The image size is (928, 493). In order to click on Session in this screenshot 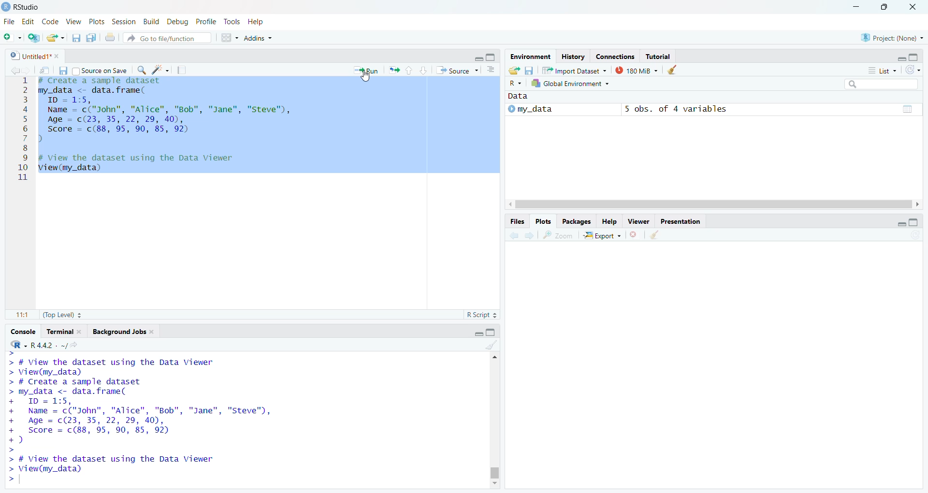, I will do `click(125, 22)`.